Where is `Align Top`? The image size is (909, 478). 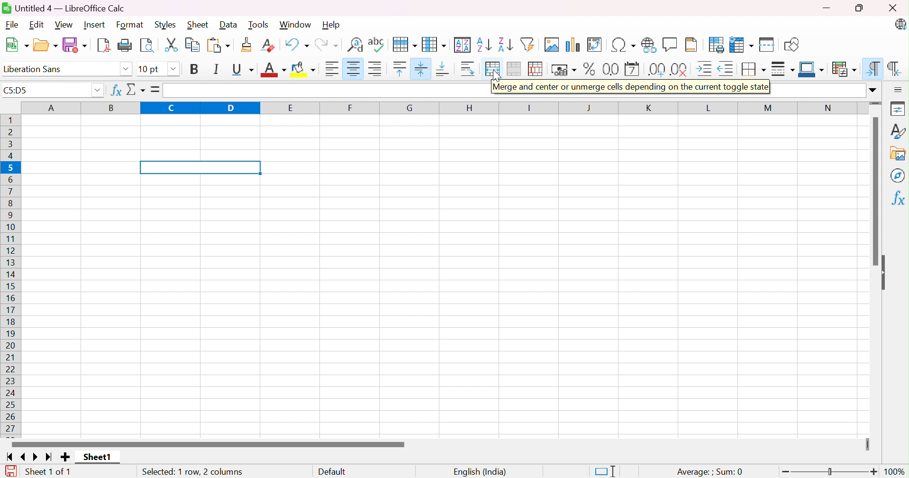
Align Top is located at coordinates (399, 69).